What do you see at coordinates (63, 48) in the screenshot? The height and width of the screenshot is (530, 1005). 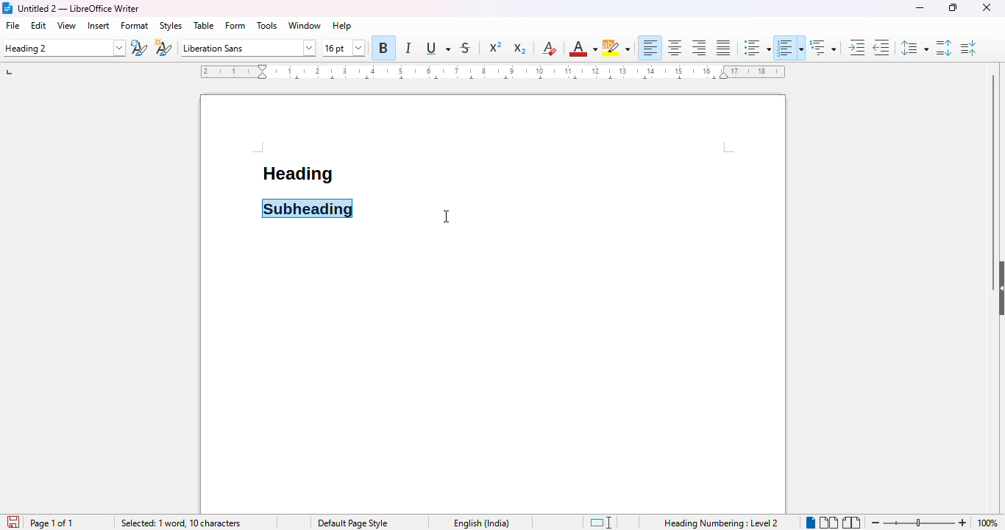 I see `set paragraph style` at bounding box center [63, 48].